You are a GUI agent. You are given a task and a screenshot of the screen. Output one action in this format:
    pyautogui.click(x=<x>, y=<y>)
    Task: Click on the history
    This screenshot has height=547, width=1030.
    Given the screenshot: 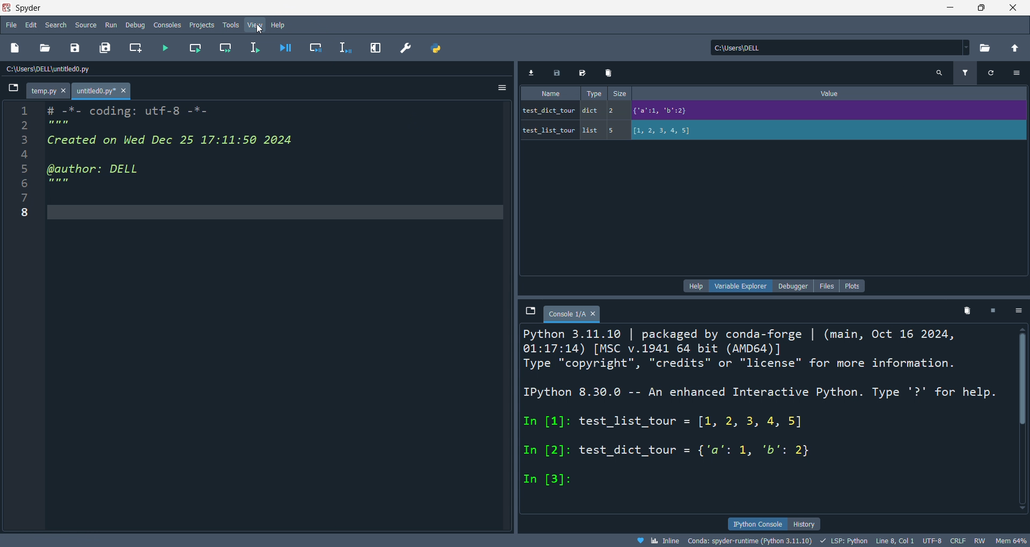 What is the action you would take?
    pyautogui.click(x=804, y=524)
    